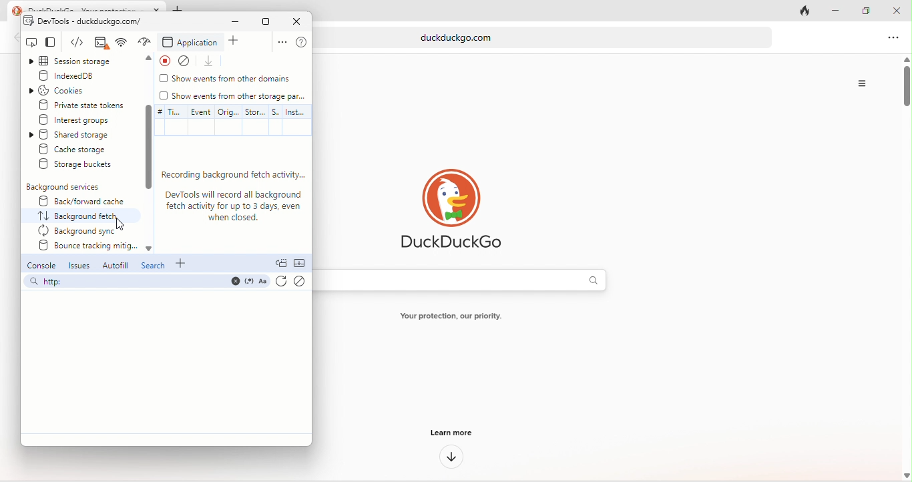  I want to click on private state tokens, so click(82, 104).